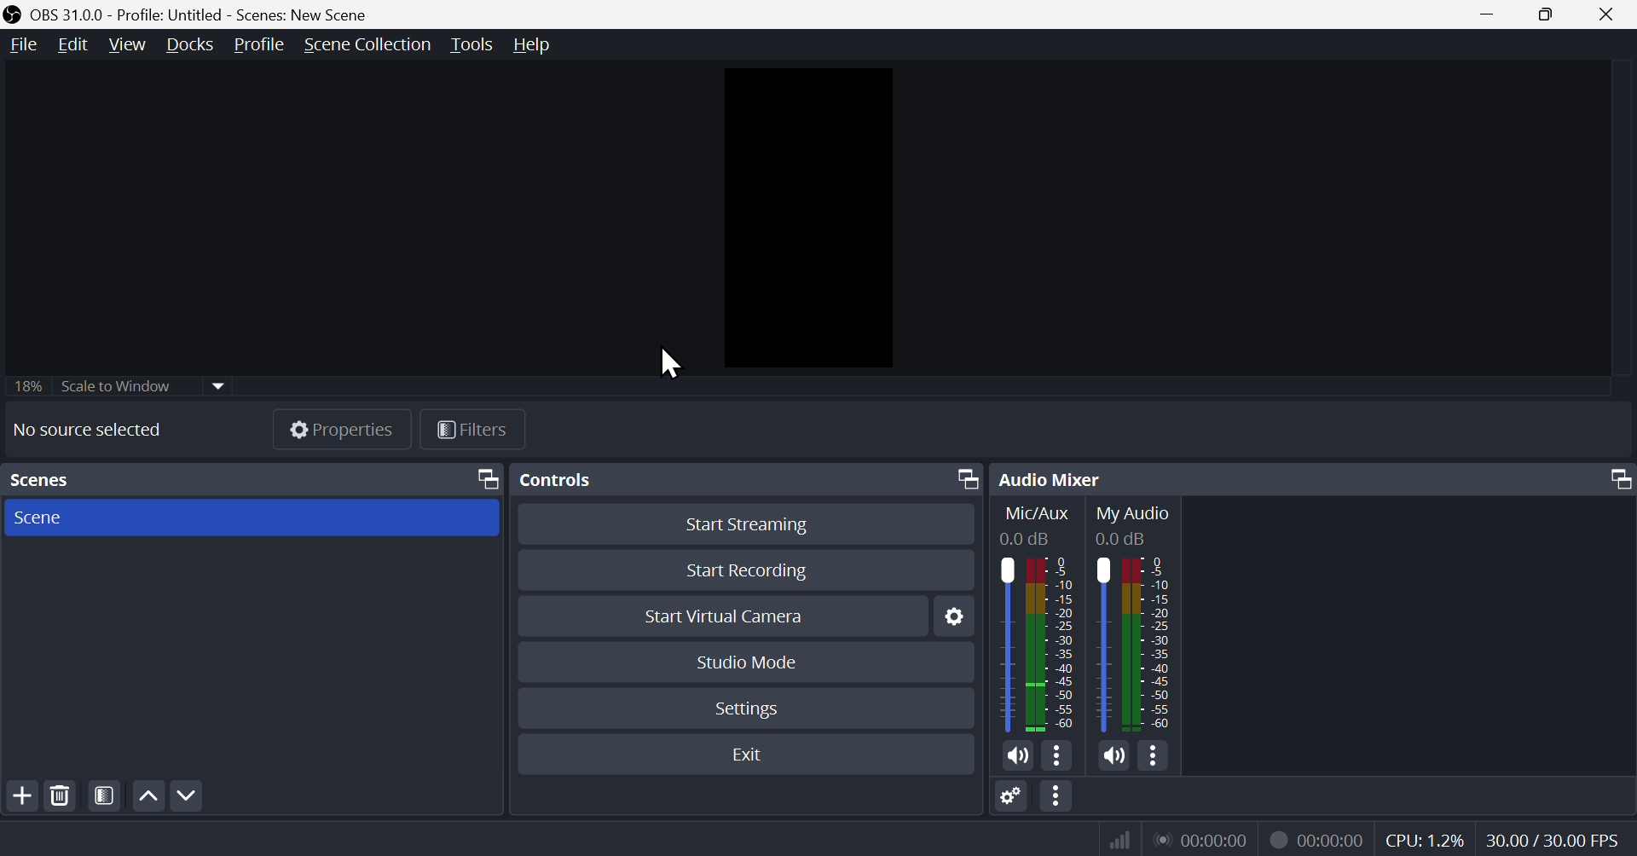  Describe the element at coordinates (1611, 15) in the screenshot. I see `Close` at that location.